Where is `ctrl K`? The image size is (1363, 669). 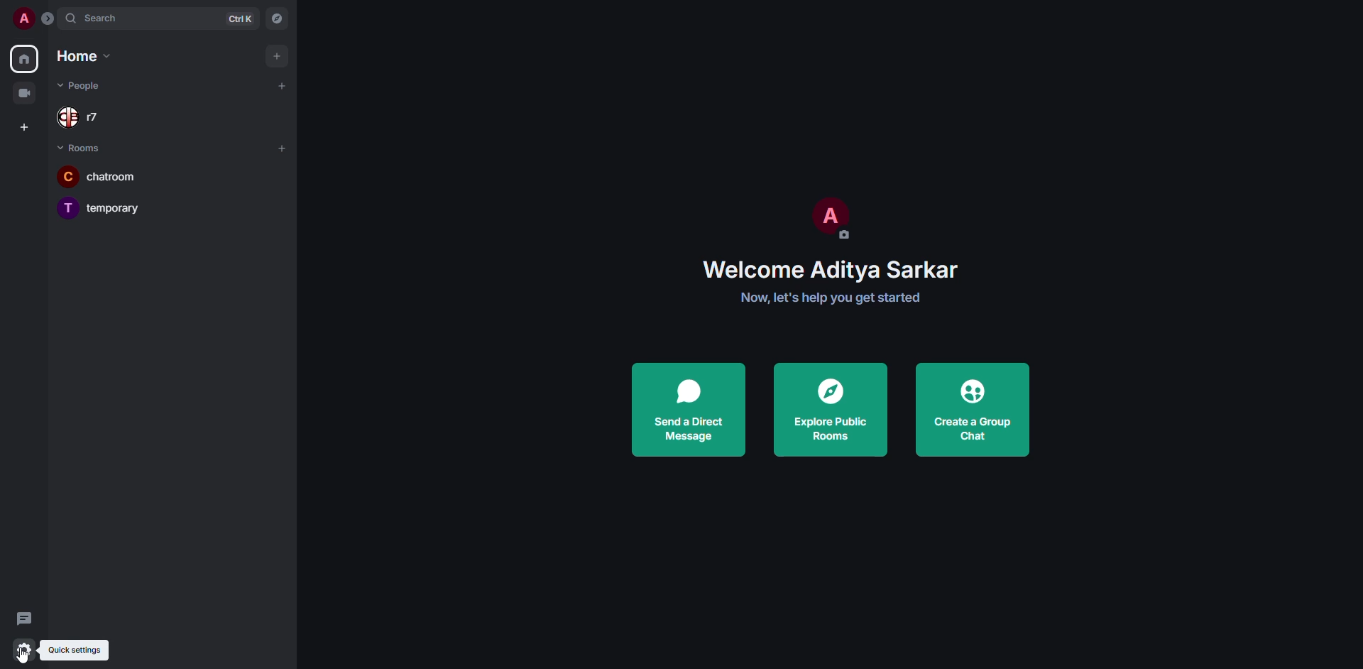 ctrl K is located at coordinates (240, 18).